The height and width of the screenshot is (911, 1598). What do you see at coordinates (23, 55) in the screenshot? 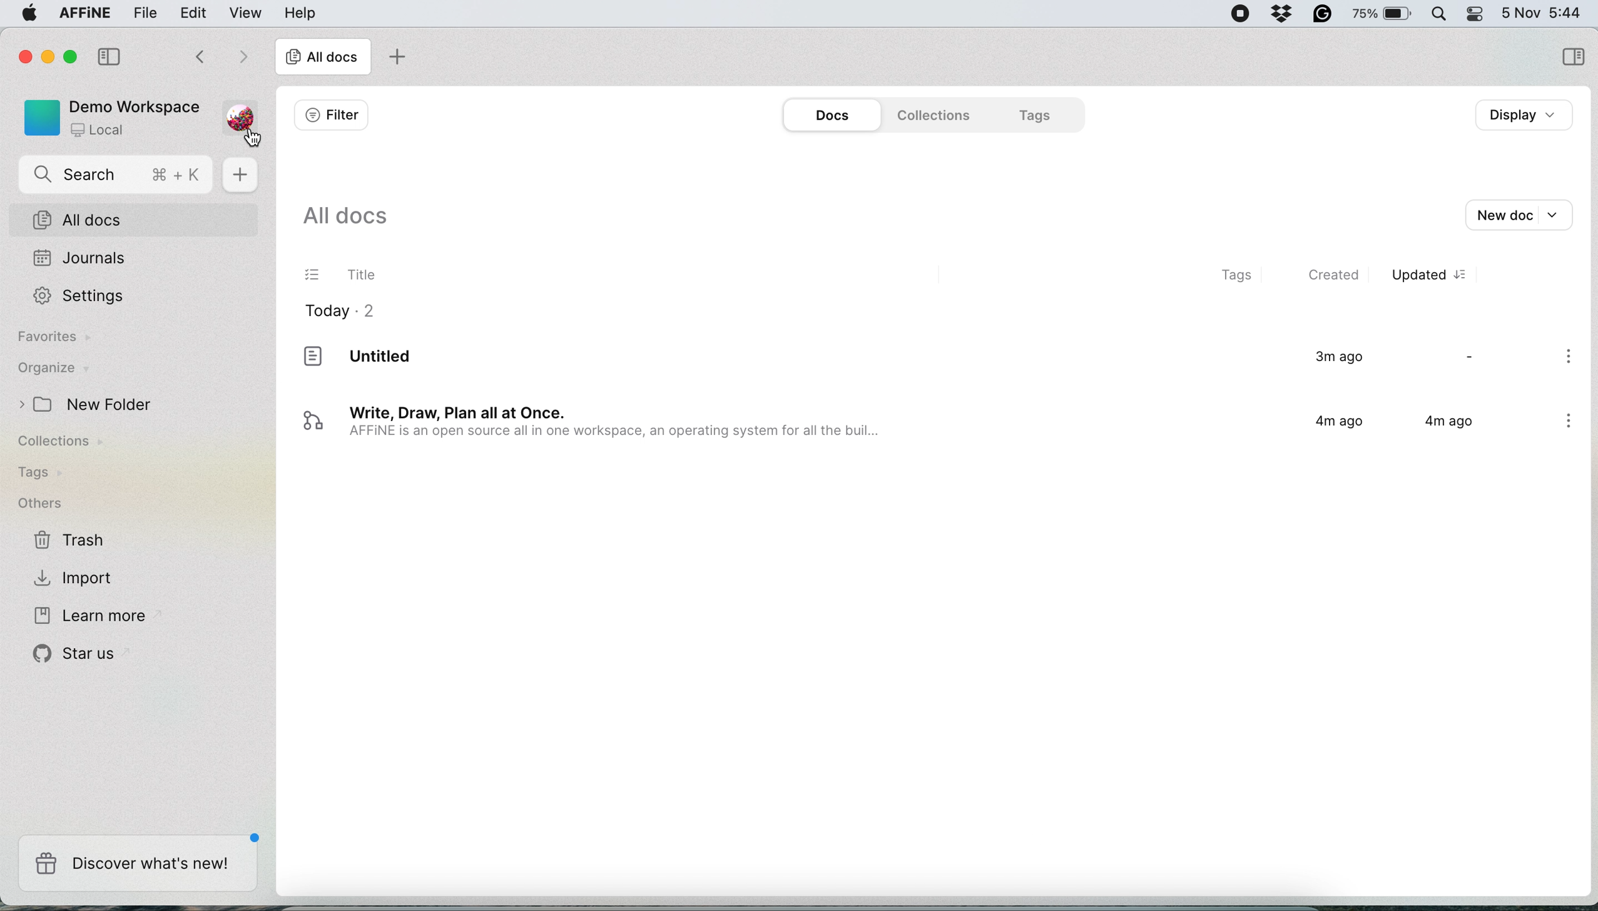
I see `close` at bounding box center [23, 55].